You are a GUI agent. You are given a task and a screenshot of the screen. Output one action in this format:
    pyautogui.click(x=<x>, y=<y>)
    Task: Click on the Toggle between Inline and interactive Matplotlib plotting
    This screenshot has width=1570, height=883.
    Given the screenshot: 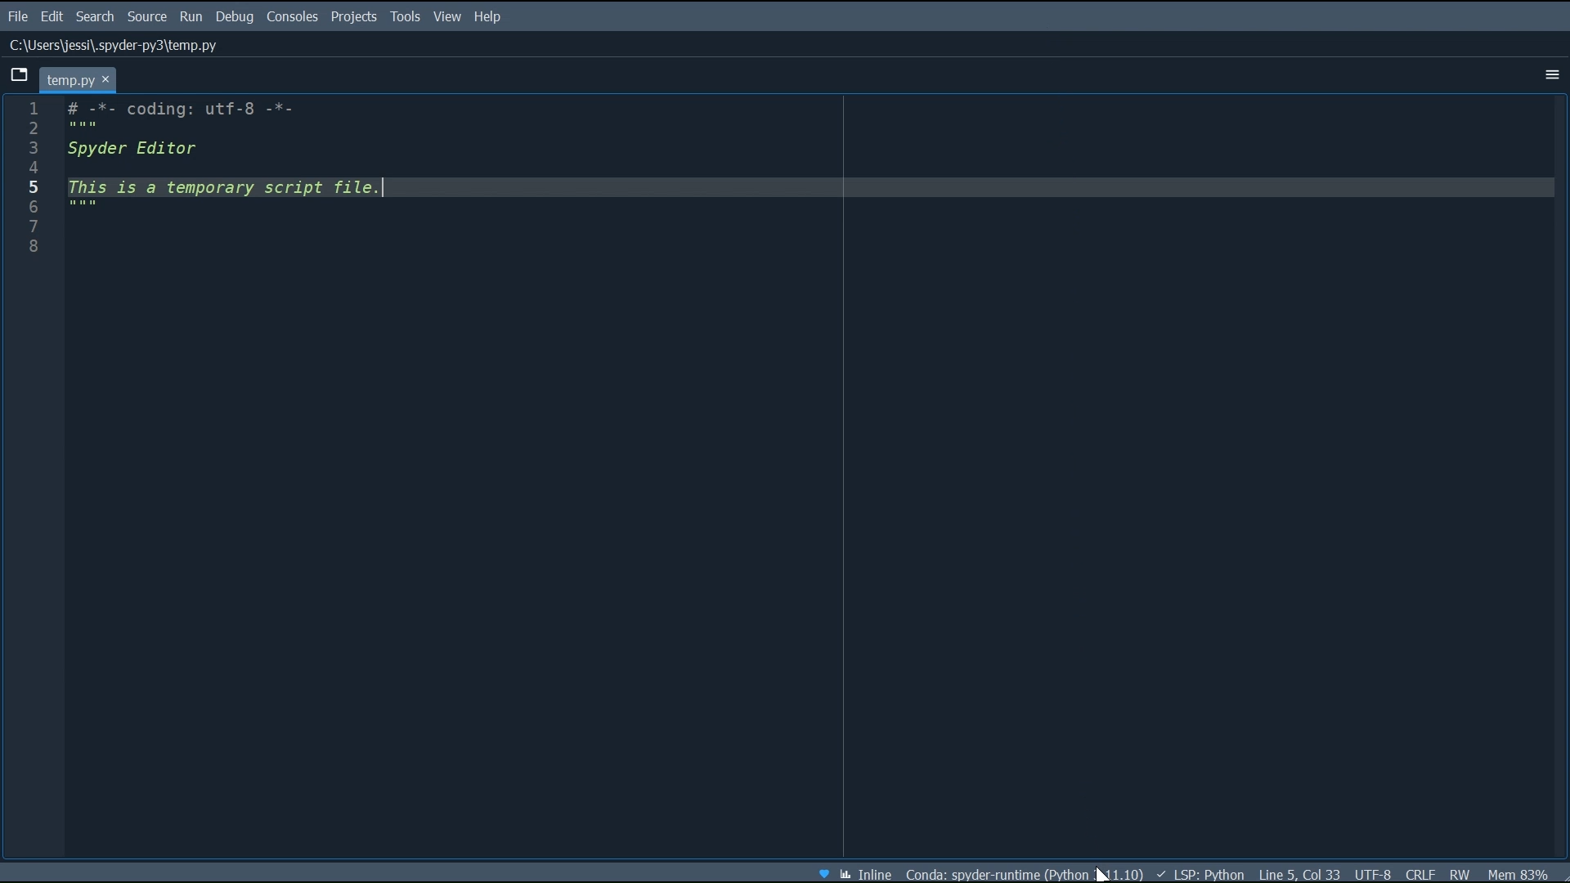 What is the action you would take?
    pyautogui.click(x=867, y=872)
    